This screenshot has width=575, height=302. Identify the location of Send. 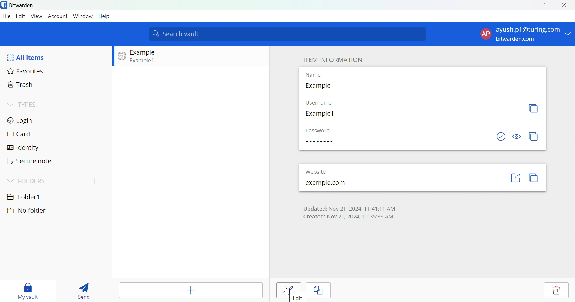
(84, 291).